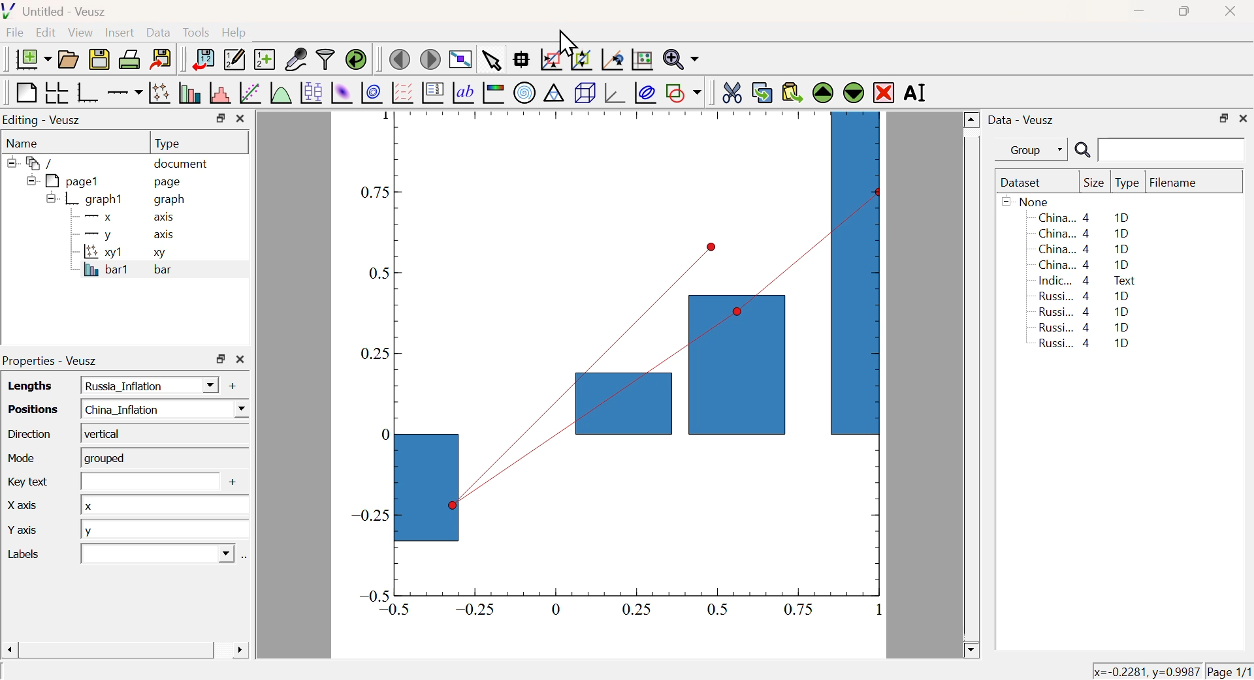 Image resolution: width=1254 pixels, height=680 pixels. What do you see at coordinates (167, 144) in the screenshot?
I see `Type` at bounding box center [167, 144].